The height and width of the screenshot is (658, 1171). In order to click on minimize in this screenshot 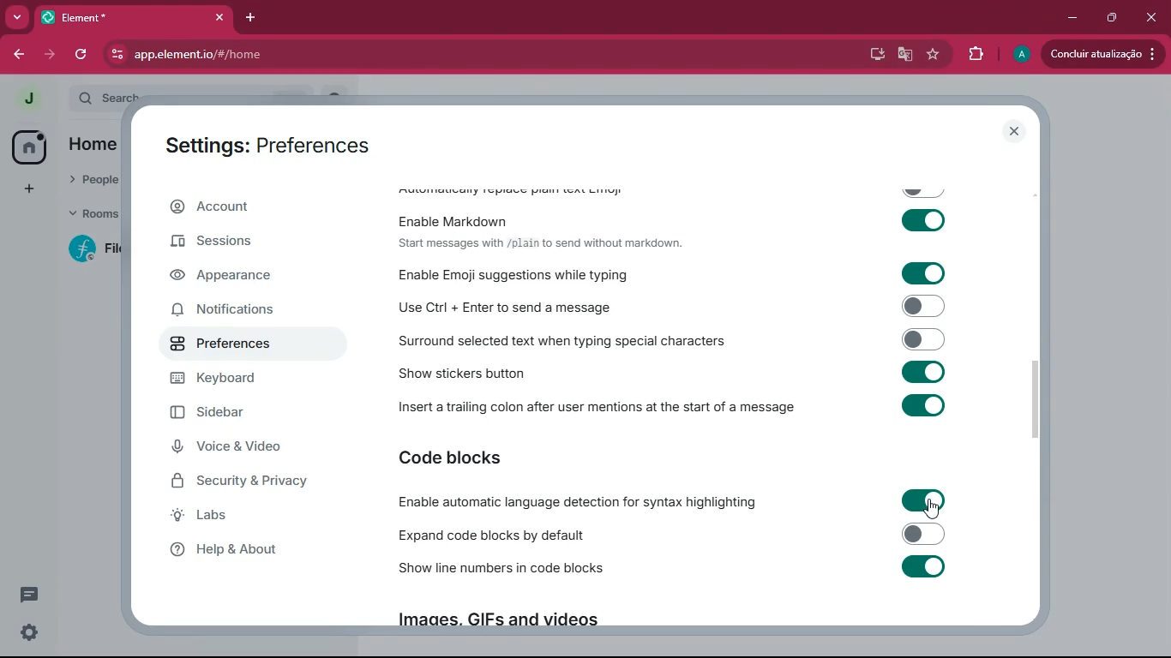, I will do `click(1070, 17)`.